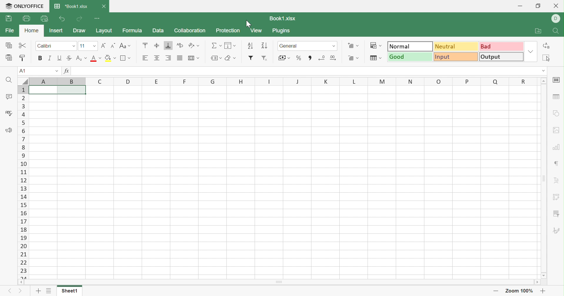 This screenshot has height=296, width=564. What do you see at coordinates (68, 70) in the screenshot?
I see `fx` at bounding box center [68, 70].